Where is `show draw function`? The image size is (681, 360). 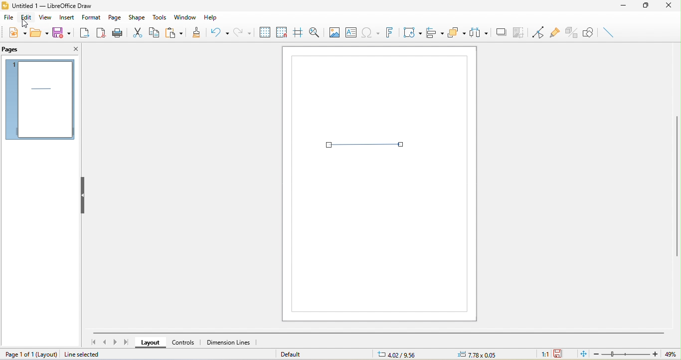 show draw function is located at coordinates (589, 33).